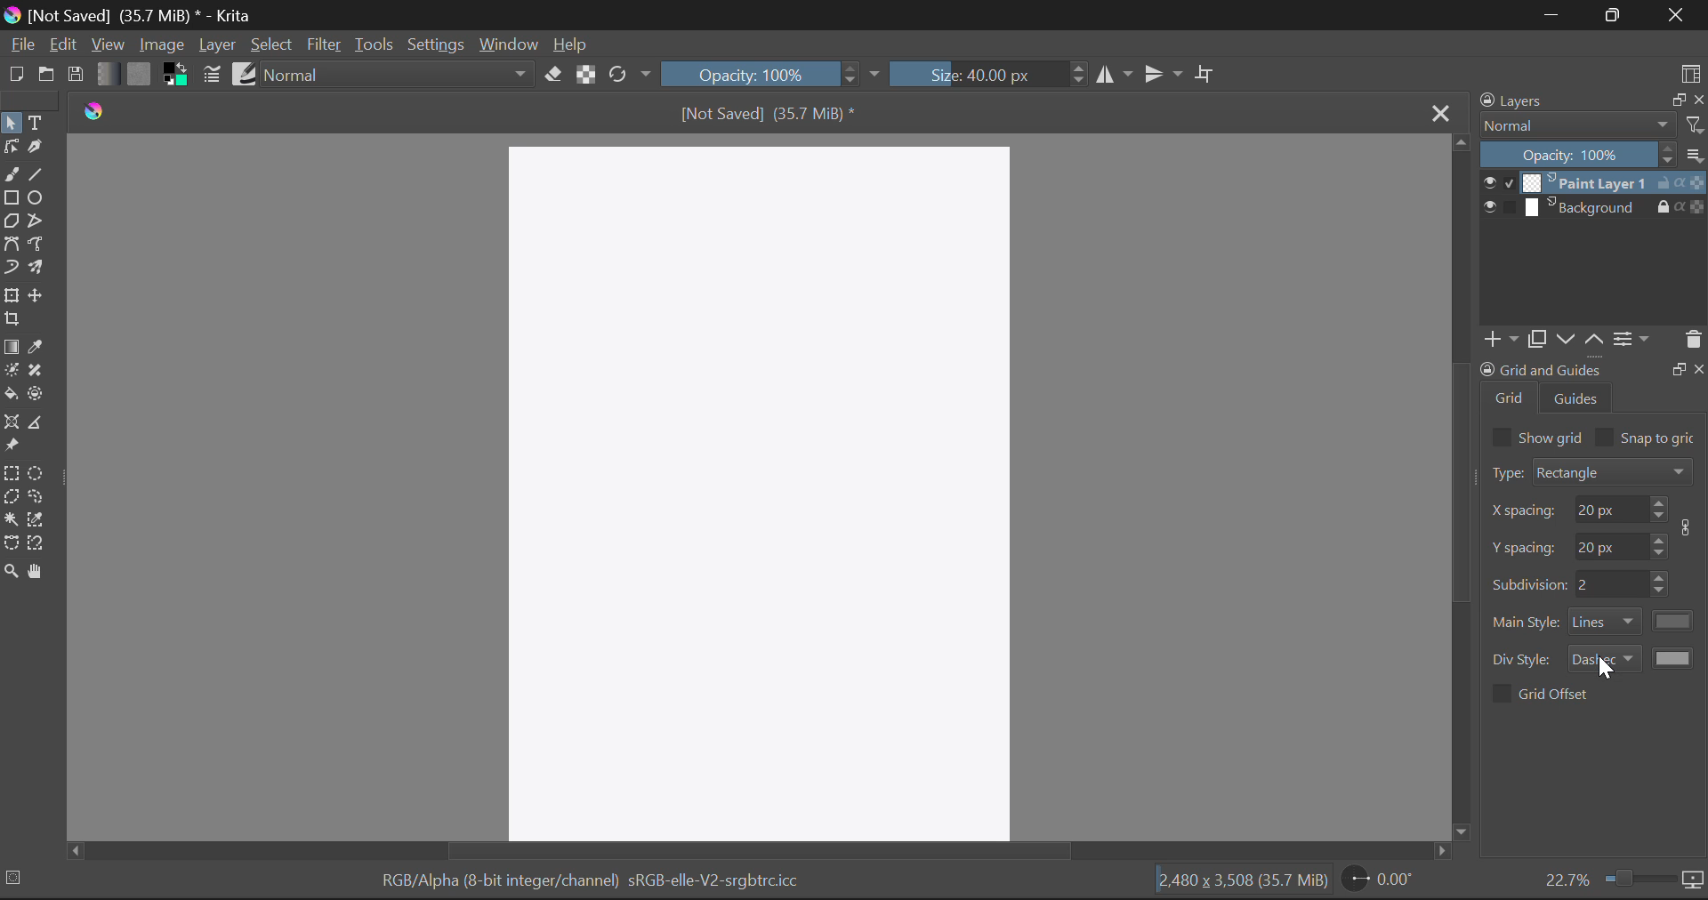 The height and width of the screenshot is (900, 1708). Describe the element at coordinates (1528, 583) in the screenshot. I see `sub division` at that location.